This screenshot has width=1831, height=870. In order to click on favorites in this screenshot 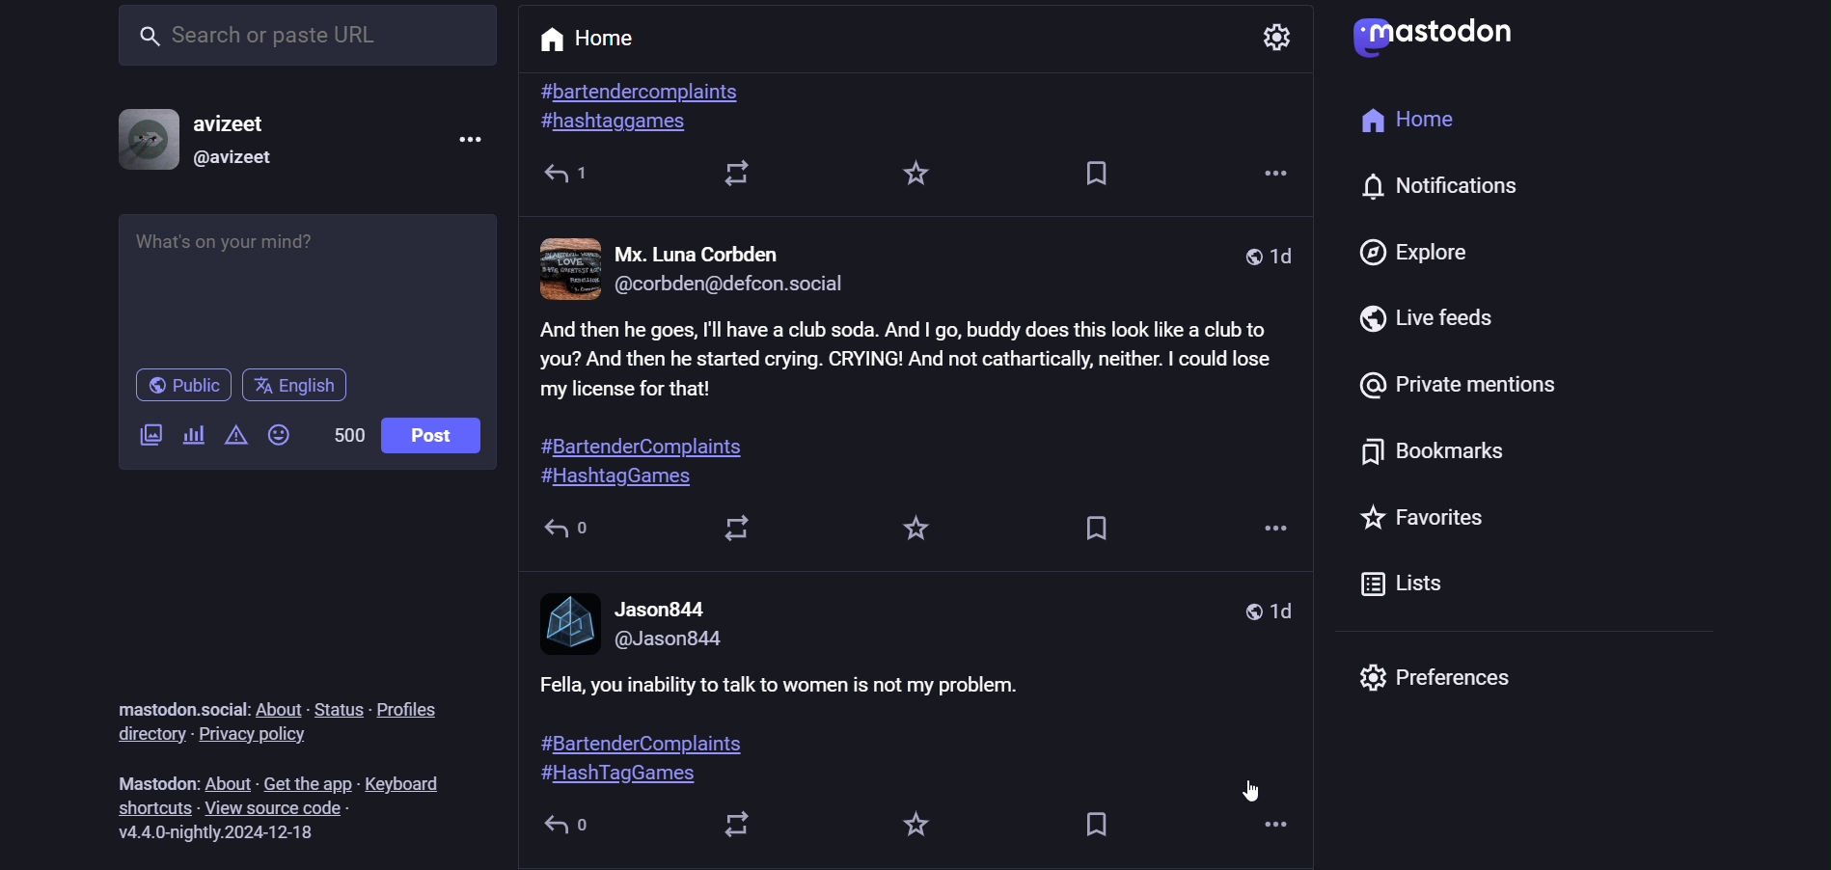, I will do `click(1425, 518)`.